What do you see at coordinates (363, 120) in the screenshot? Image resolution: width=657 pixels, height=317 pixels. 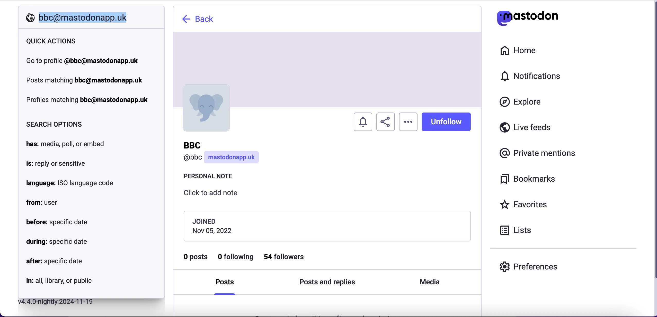 I see `turn notifications on` at bounding box center [363, 120].